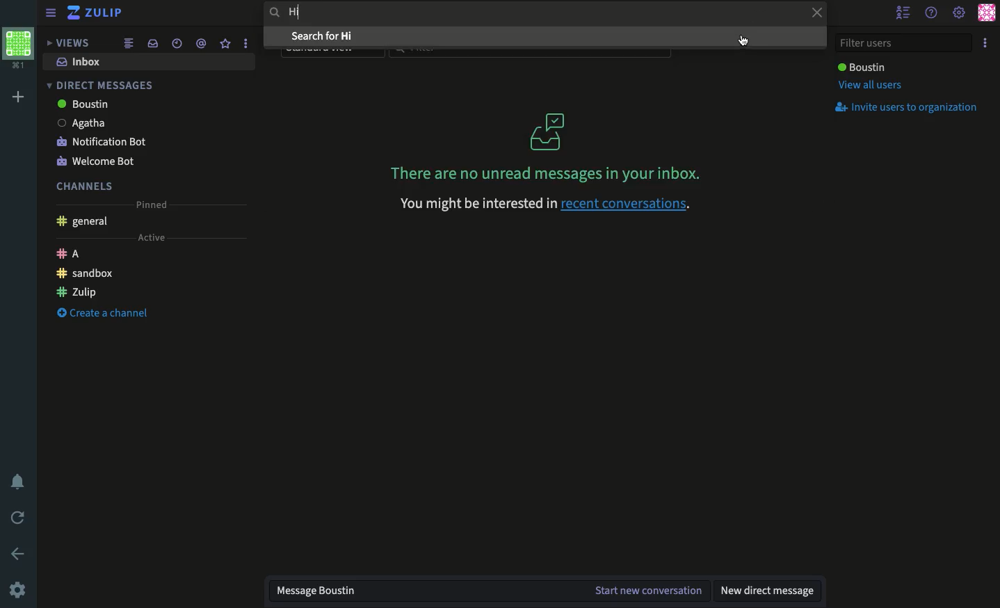 The width and height of the screenshot is (1000, 608). Describe the element at coordinates (19, 49) in the screenshot. I see `Profile` at that location.